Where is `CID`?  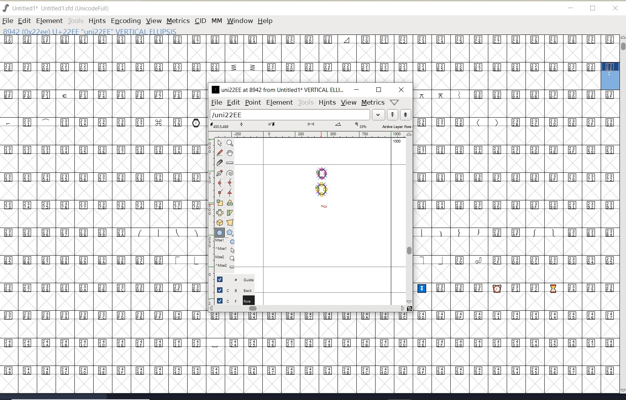 CID is located at coordinates (200, 21).